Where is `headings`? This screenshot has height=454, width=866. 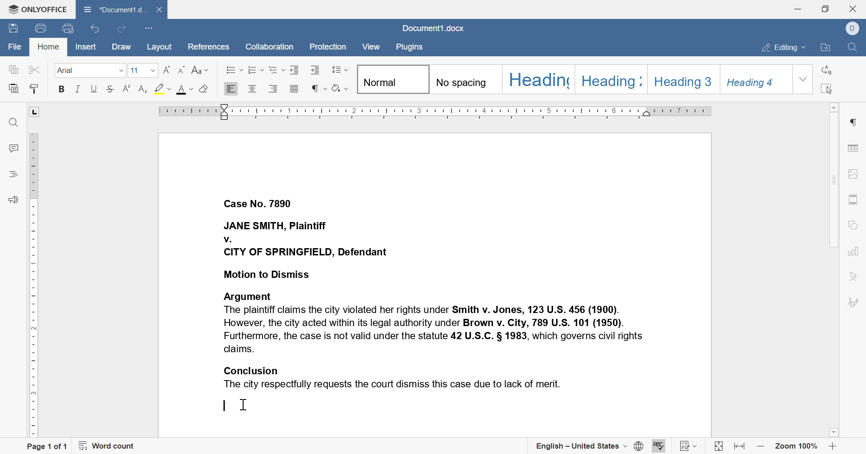
headings is located at coordinates (574, 79).